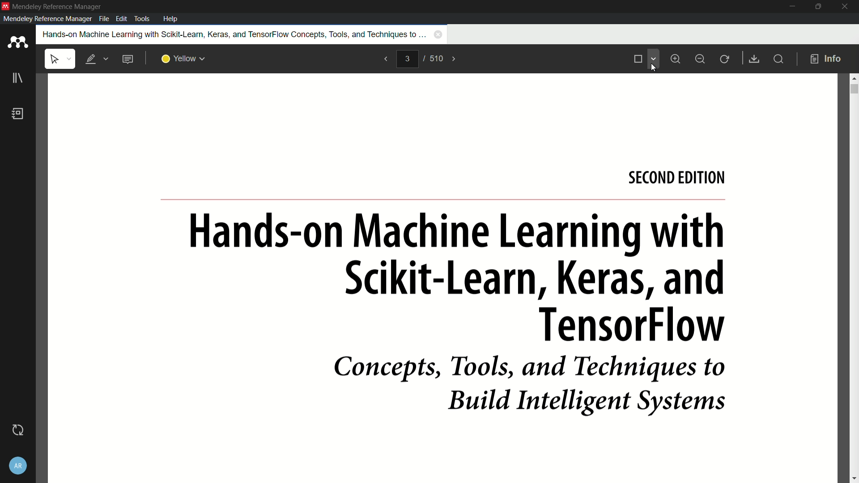 The image size is (859, 483). Describe the element at coordinates (128, 59) in the screenshot. I see `add note` at that location.